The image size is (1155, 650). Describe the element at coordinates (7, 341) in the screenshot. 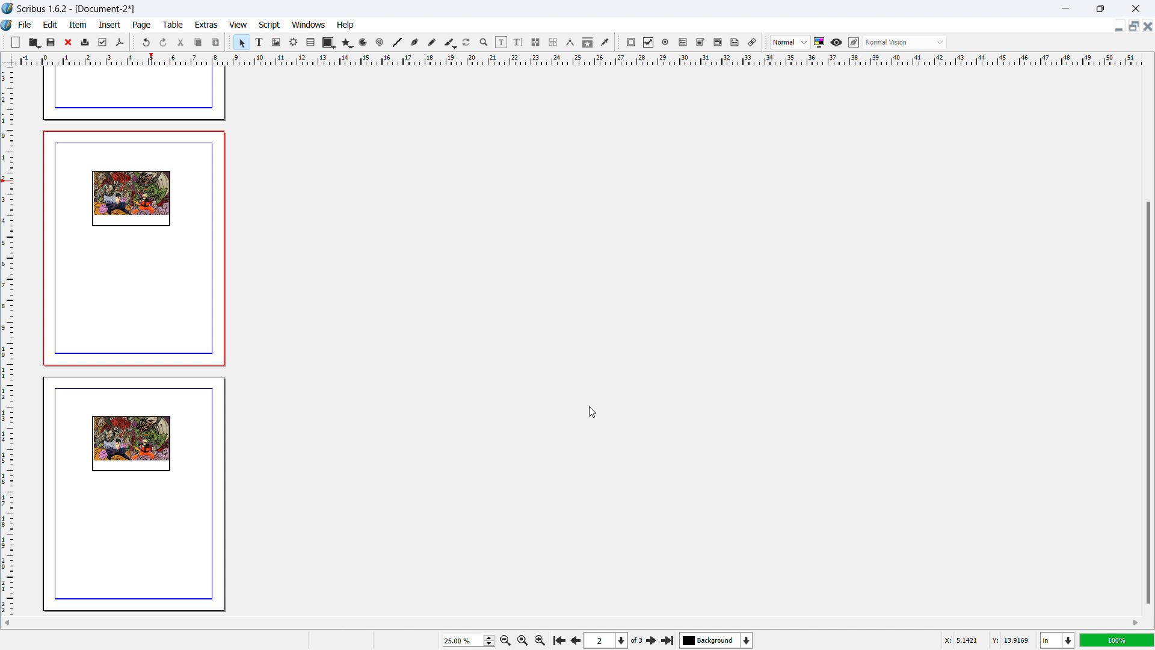

I see `vertical ruler` at that location.